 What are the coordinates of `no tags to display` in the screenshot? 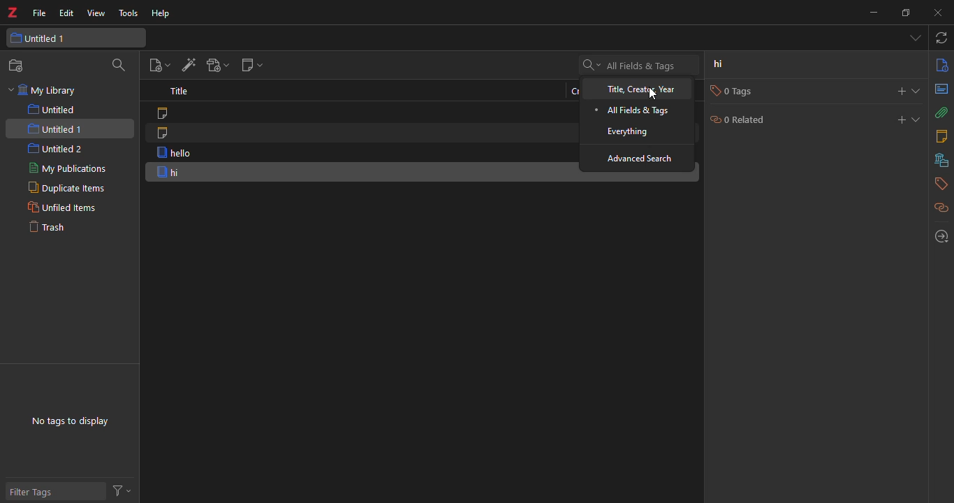 It's located at (70, 422).